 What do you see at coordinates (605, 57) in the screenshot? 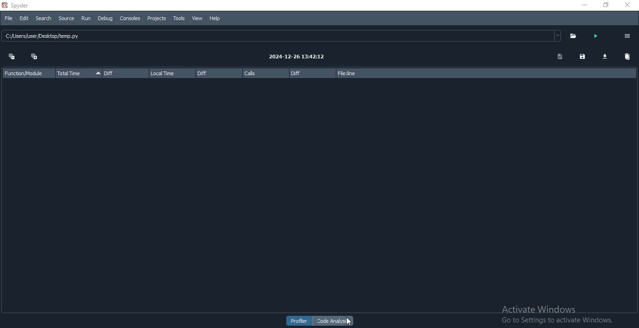
I see `download` at bounding box center [605, 57].